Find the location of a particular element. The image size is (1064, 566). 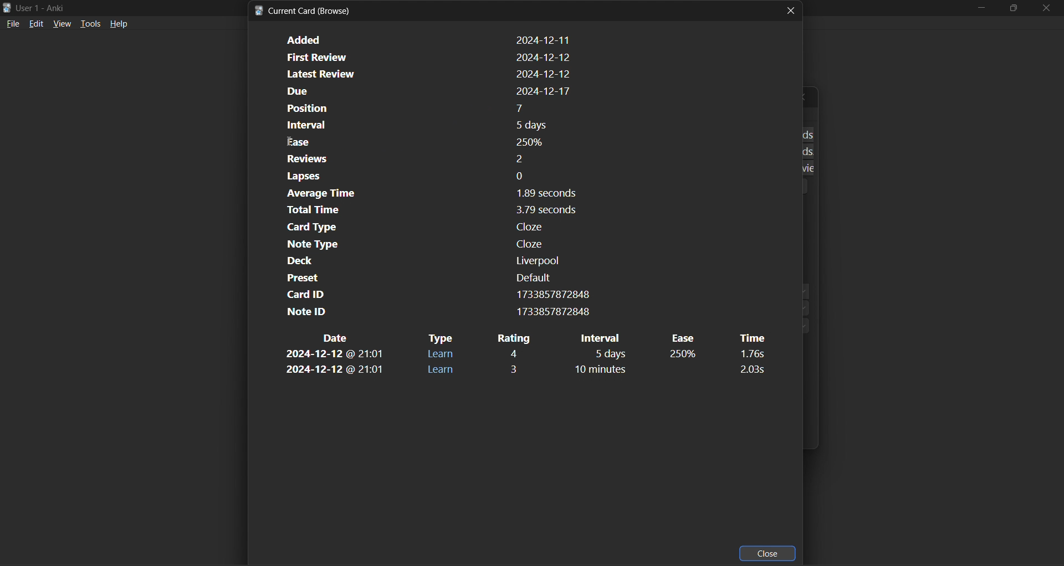

card interval is located at coordinates (424, 125).